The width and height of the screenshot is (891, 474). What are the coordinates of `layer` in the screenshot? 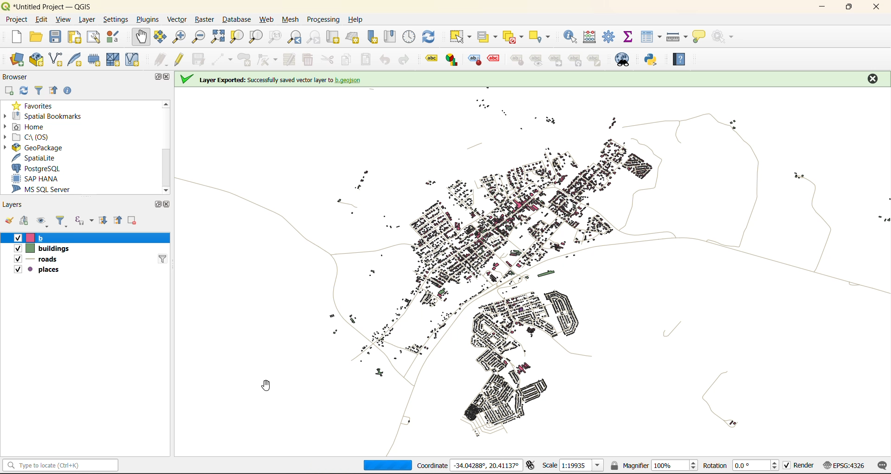 It's located at (86, 20).